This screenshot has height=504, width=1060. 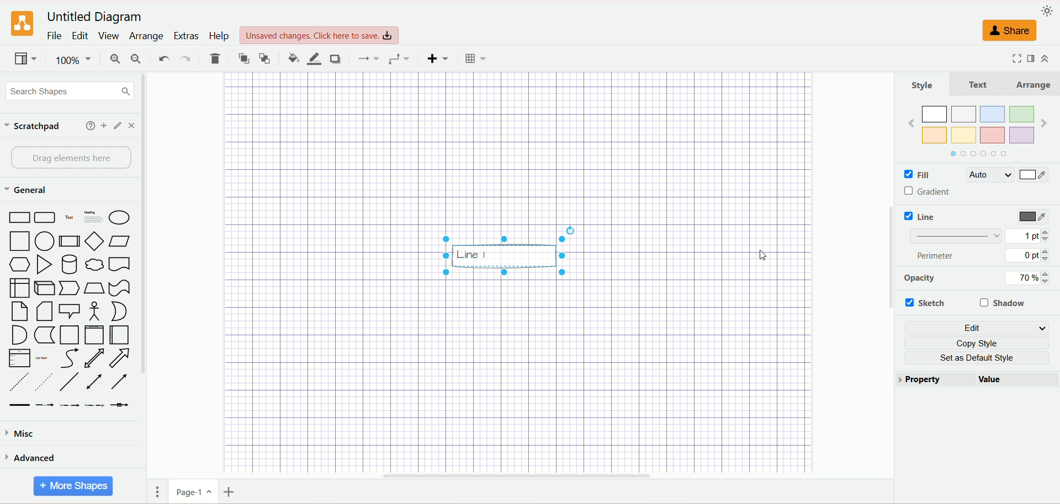 What do you see at coordinates (18, 242) in the screenshot?
I see `Square` at bounding box center [18, 242].